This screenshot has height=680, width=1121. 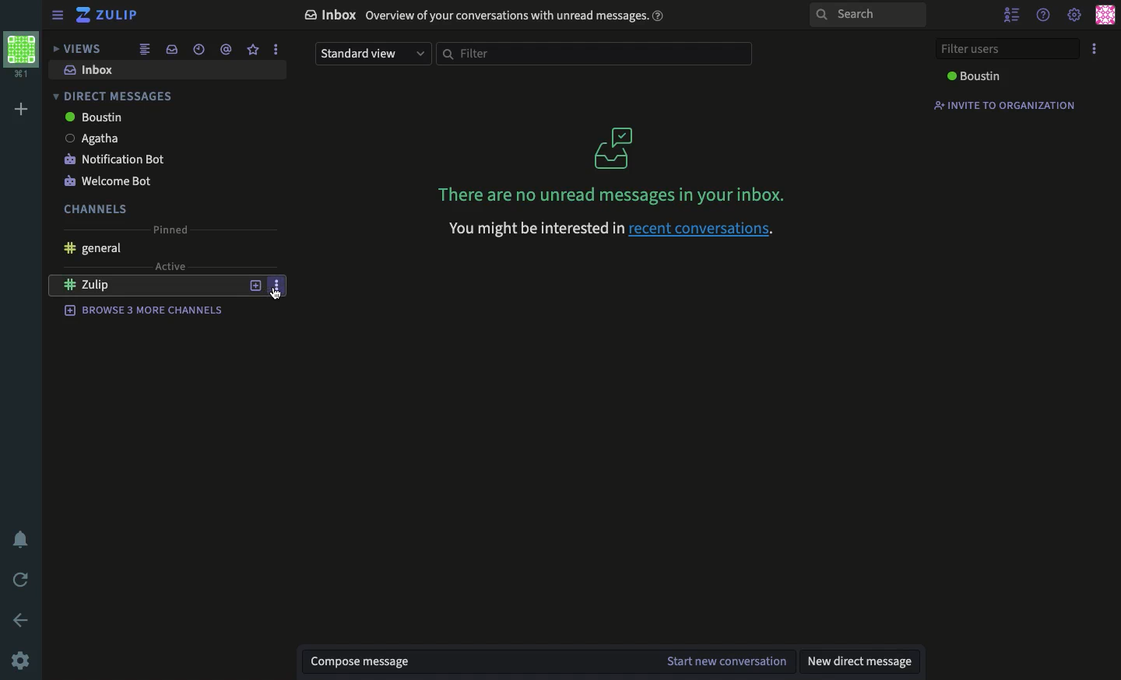 What do you see at coordinates (276, 48) in the screenshot?
I see `options` at bounding box center [276, 48].